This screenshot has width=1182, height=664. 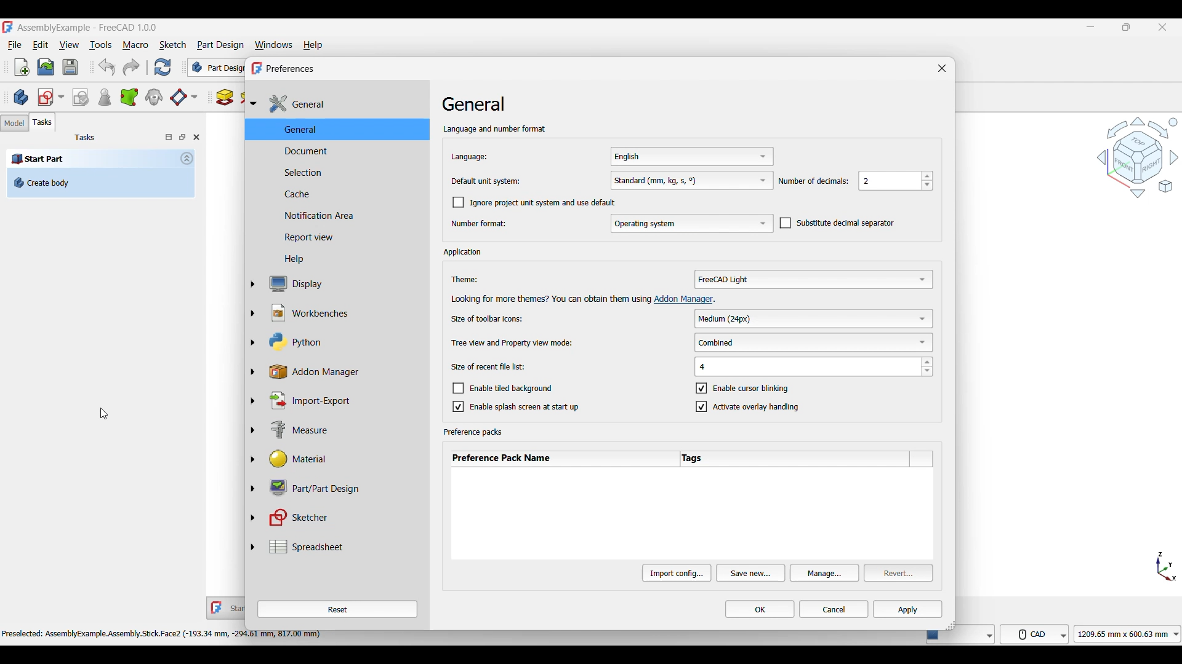 What do you see at coordinates (342, 237) in the screenshot?
I see `Report view` at bounding box center [342, 237].